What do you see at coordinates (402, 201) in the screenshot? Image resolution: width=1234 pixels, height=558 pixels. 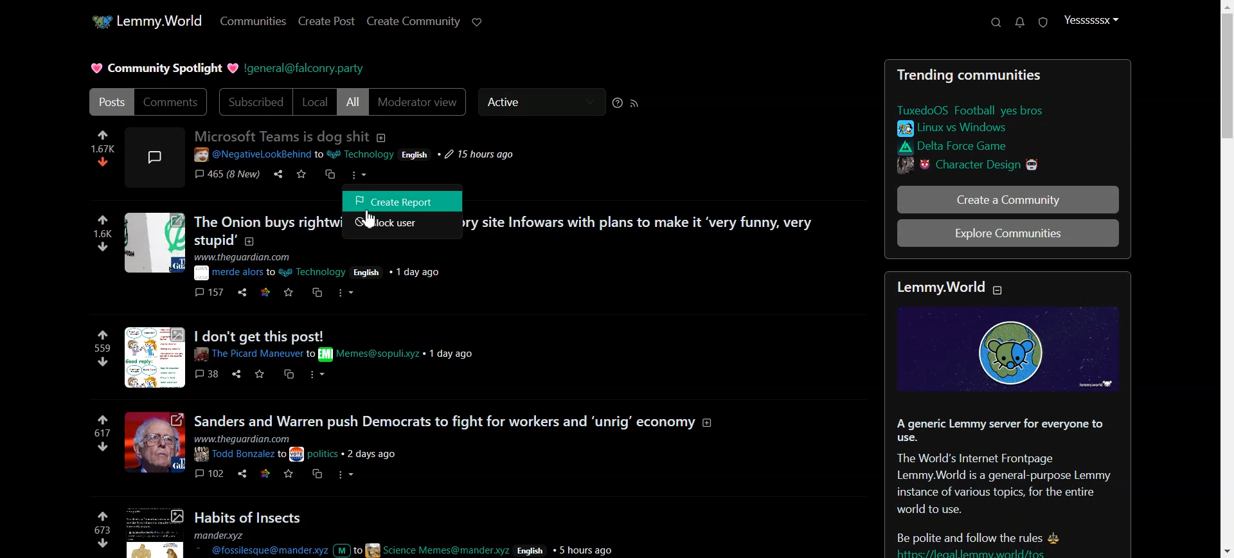 I see `Create Report` at bounding box center [402, 201].